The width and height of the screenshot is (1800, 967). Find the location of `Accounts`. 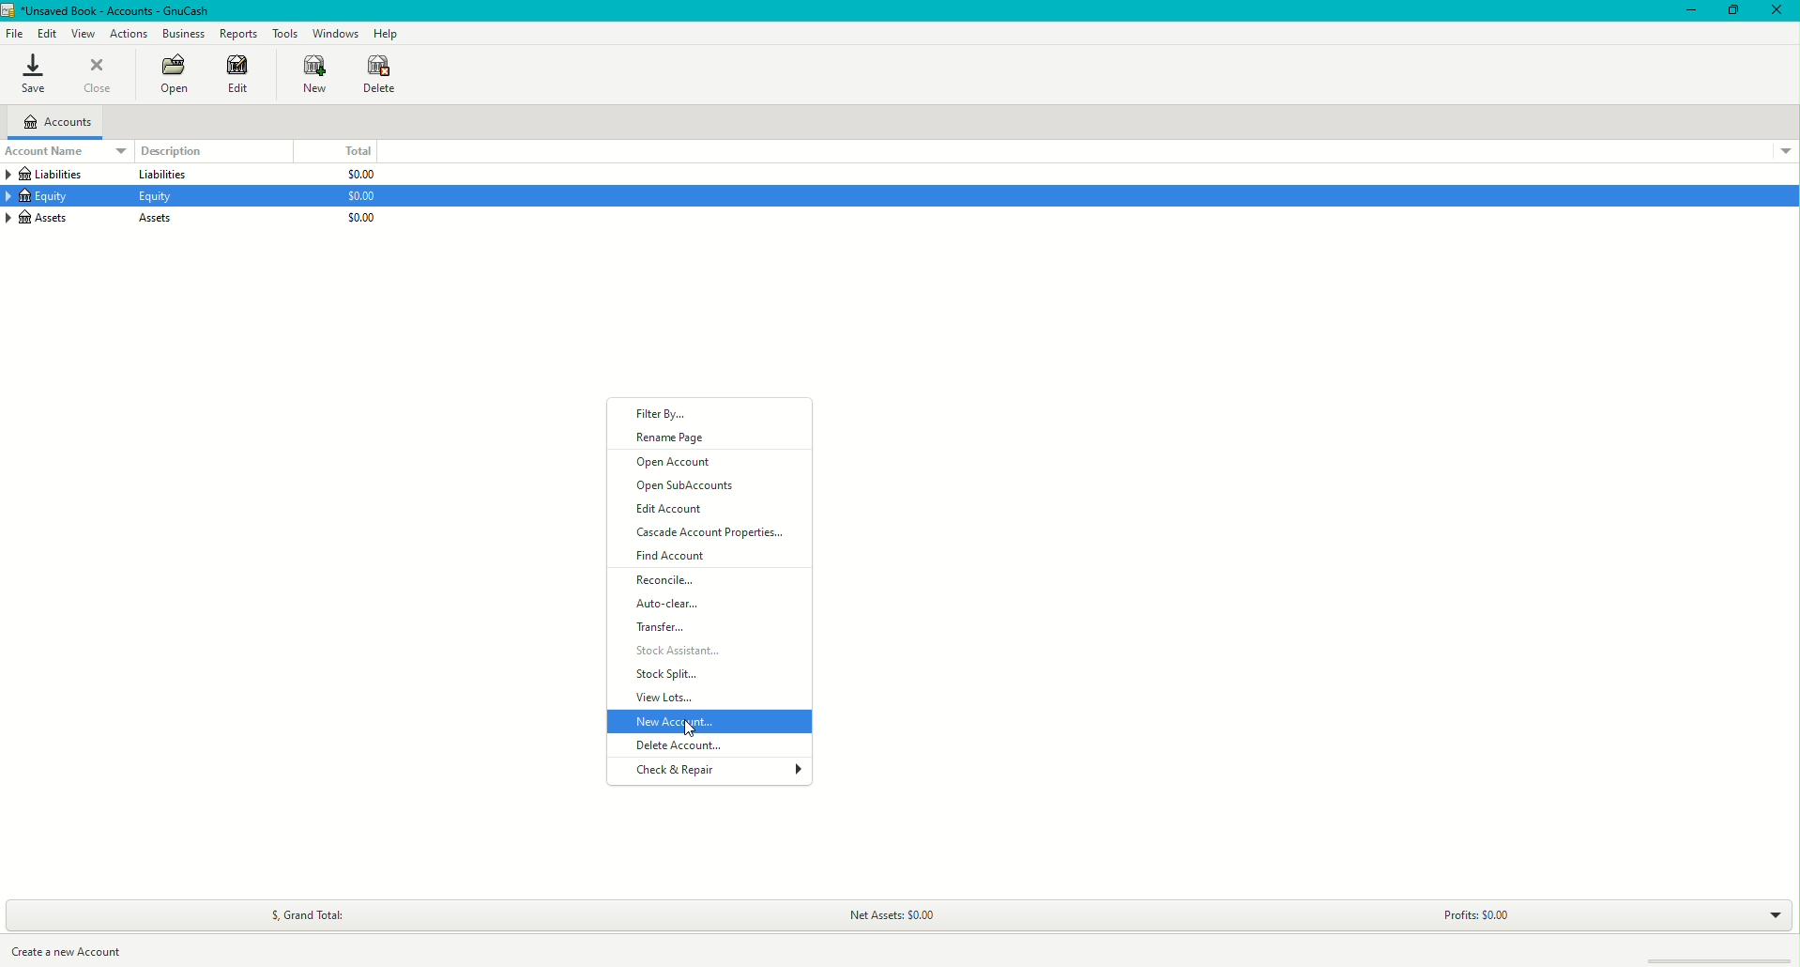

Accounts is located at coordinates (57, 122).